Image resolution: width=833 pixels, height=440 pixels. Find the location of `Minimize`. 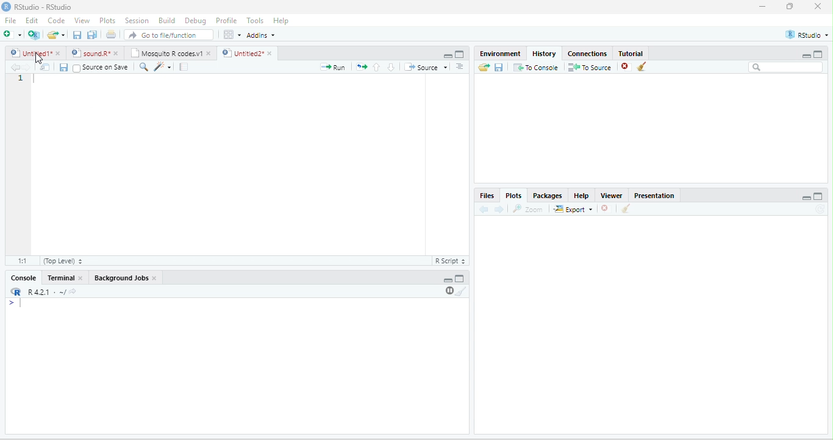

Minimize is located at coordinates (806, 199).